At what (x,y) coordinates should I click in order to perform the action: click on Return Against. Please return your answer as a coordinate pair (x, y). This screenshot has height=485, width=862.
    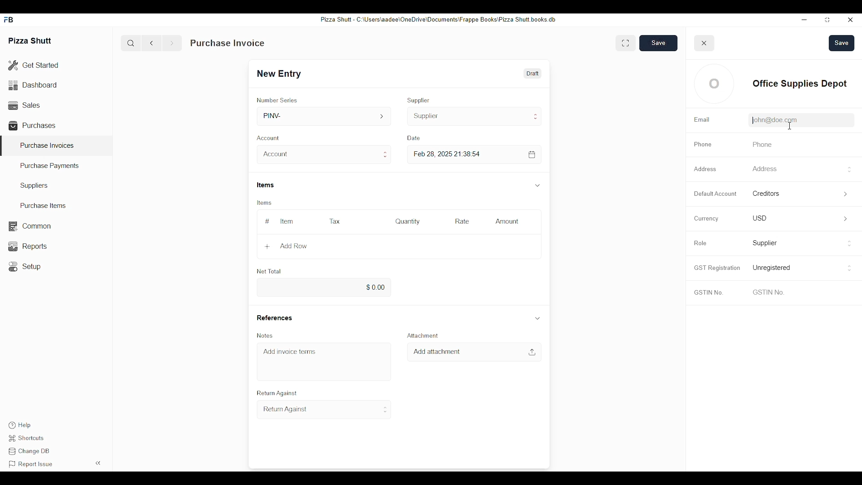
    Looking at the image, I should click on (276, 393).